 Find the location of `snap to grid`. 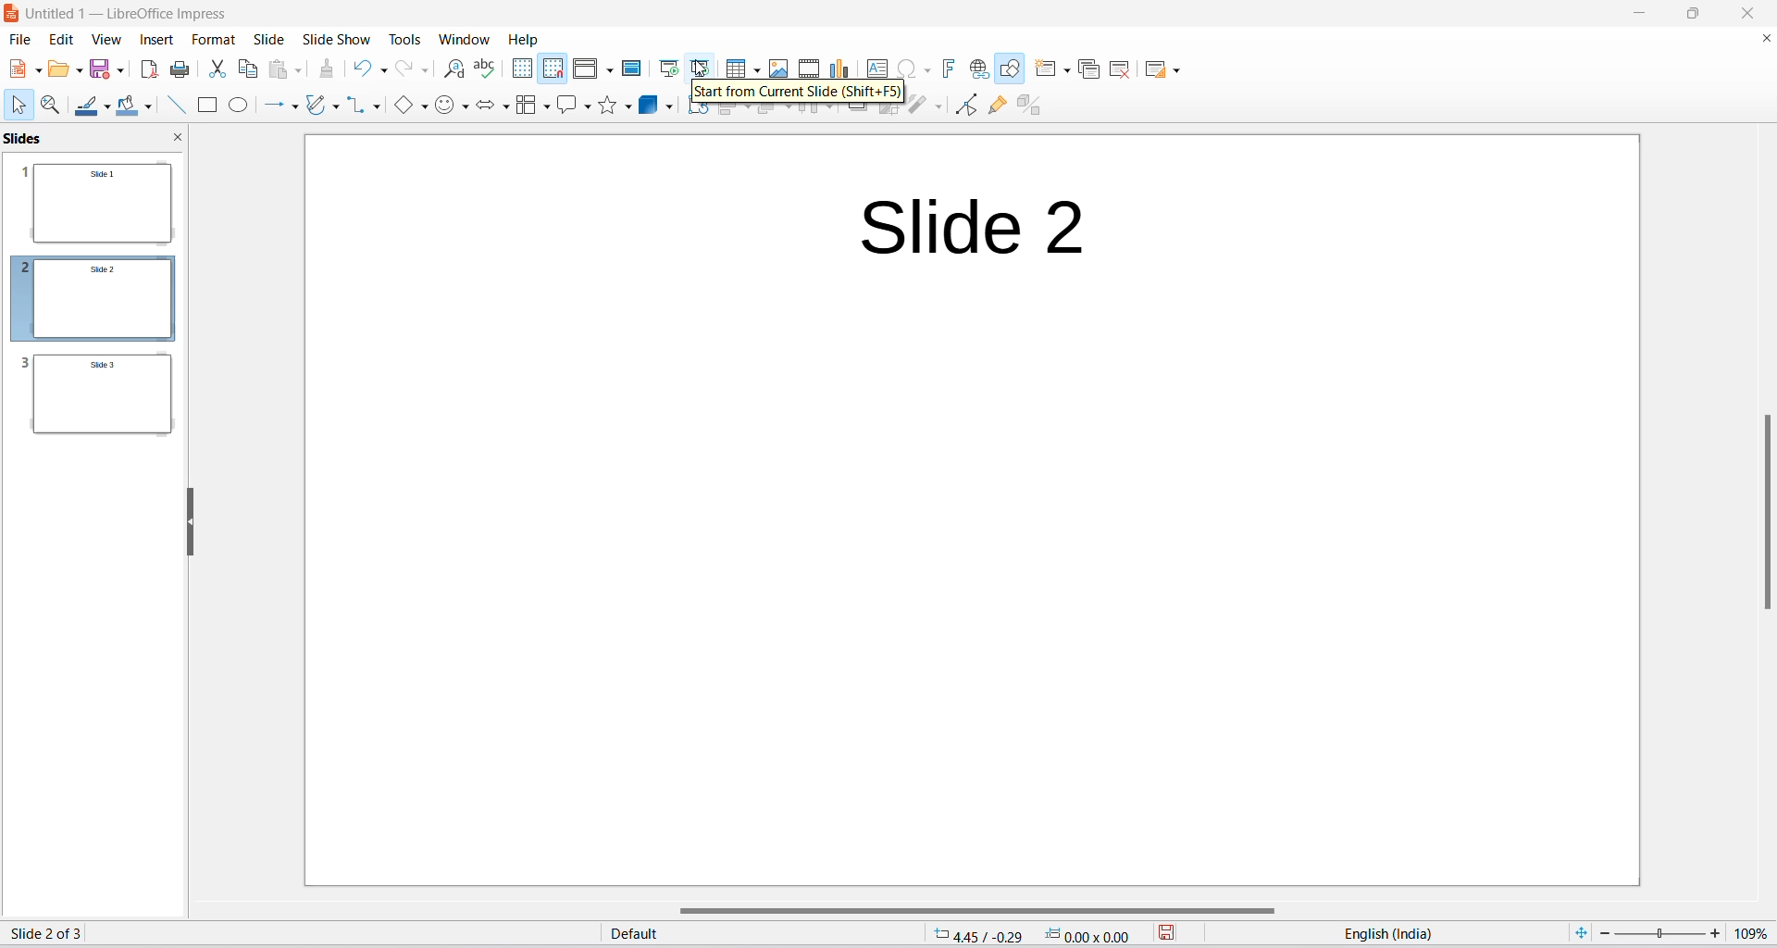

snap to grid is located at coordinates (552, 69).